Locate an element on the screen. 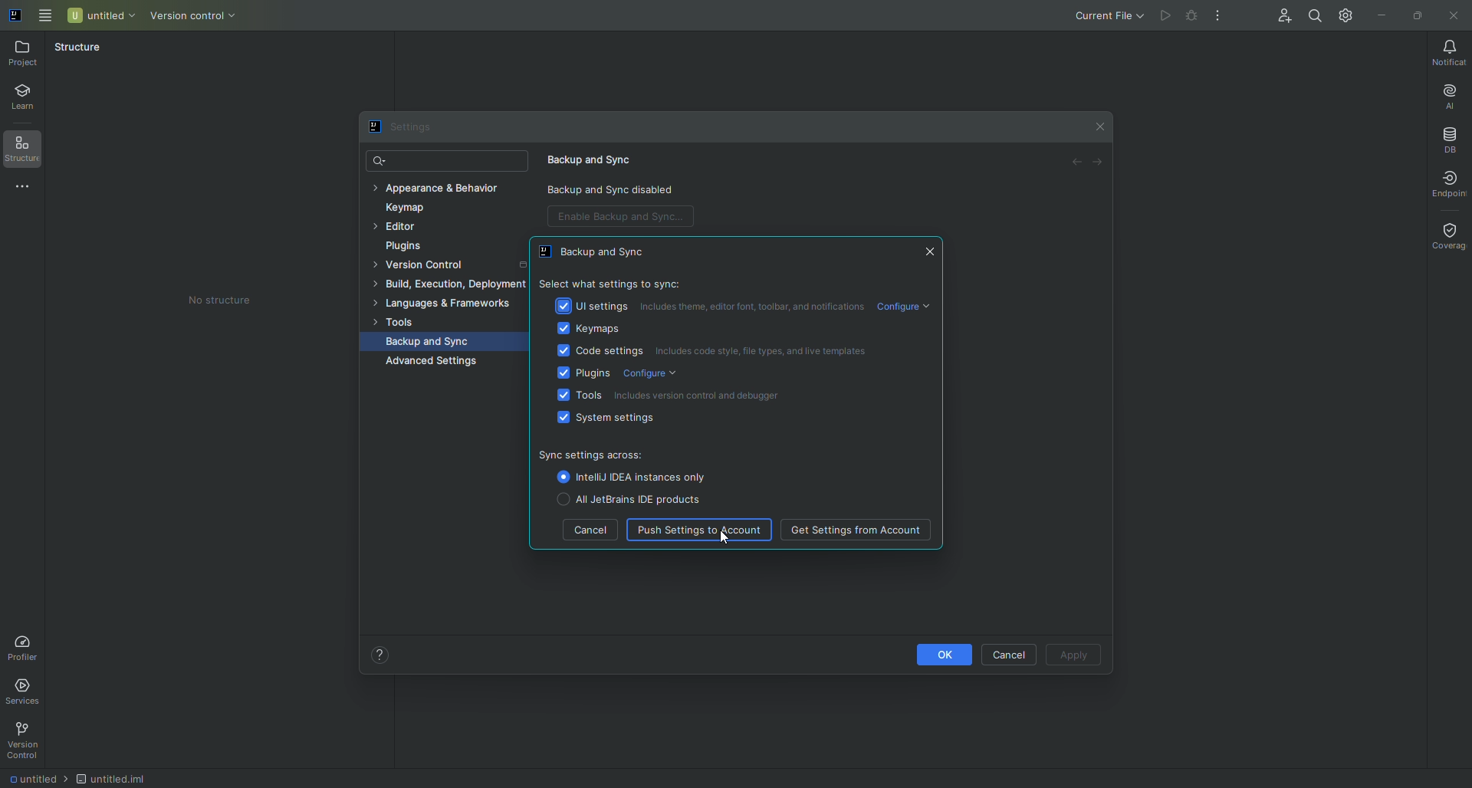 The height and width of the screenshot is (788, 1472). Cannot run current file is located at coordinates (1167, 16).